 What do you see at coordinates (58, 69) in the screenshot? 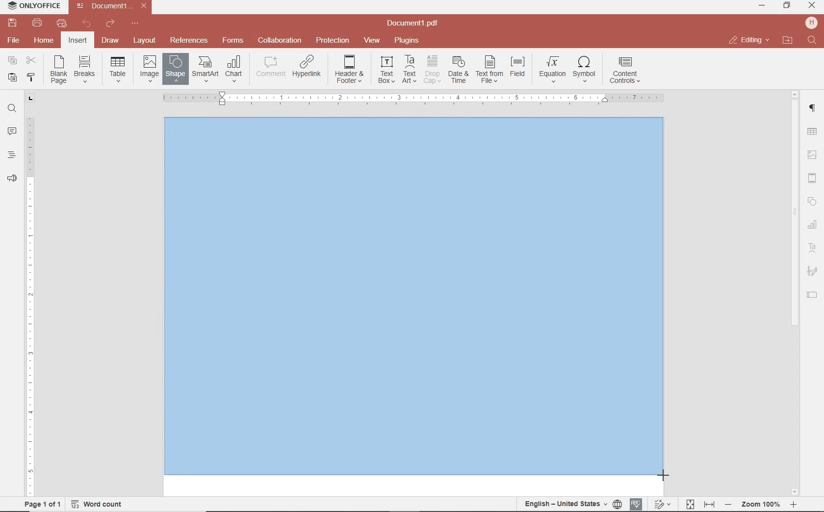
I see `INSERT BLANK PAGE` at bounding box center [58, 69].